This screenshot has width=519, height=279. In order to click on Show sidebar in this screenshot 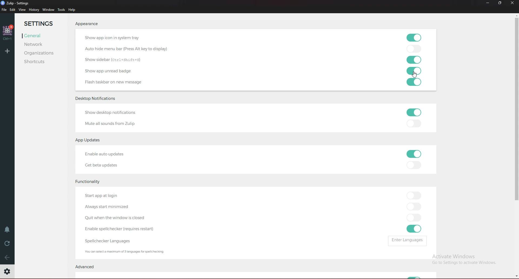, I will do `click(115, 59)`.